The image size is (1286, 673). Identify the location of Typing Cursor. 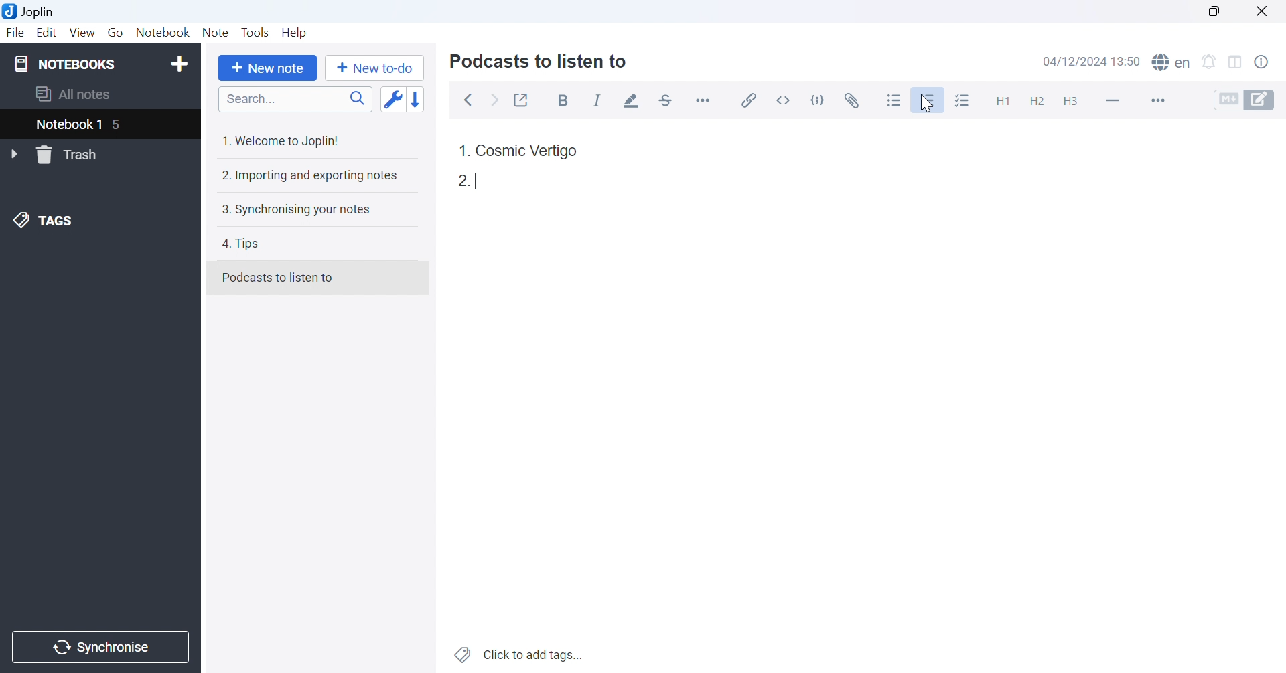
(480, 180).